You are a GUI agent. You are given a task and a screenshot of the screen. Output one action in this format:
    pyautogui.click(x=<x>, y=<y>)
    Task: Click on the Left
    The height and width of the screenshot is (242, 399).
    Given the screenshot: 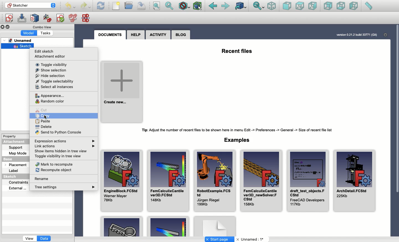 What is the action you would take?
    pyautogui.click(x=354, y=6)
    